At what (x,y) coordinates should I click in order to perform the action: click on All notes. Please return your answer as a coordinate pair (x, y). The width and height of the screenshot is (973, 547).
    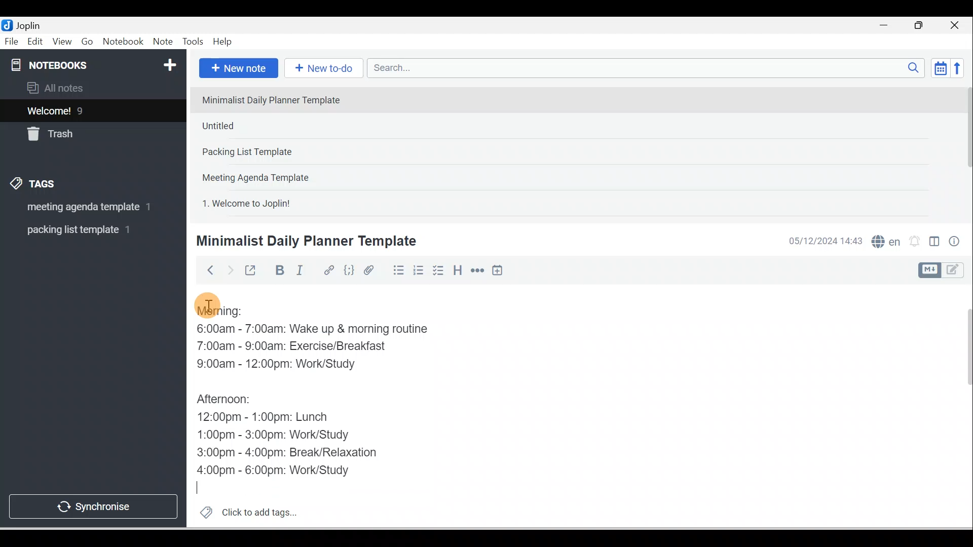
    Looking at the image, I should click on (92, 88).